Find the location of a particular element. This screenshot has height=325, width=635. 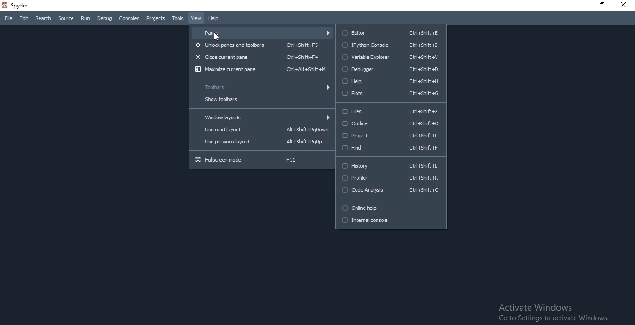

Debugger is located at coordinates (390, 70).